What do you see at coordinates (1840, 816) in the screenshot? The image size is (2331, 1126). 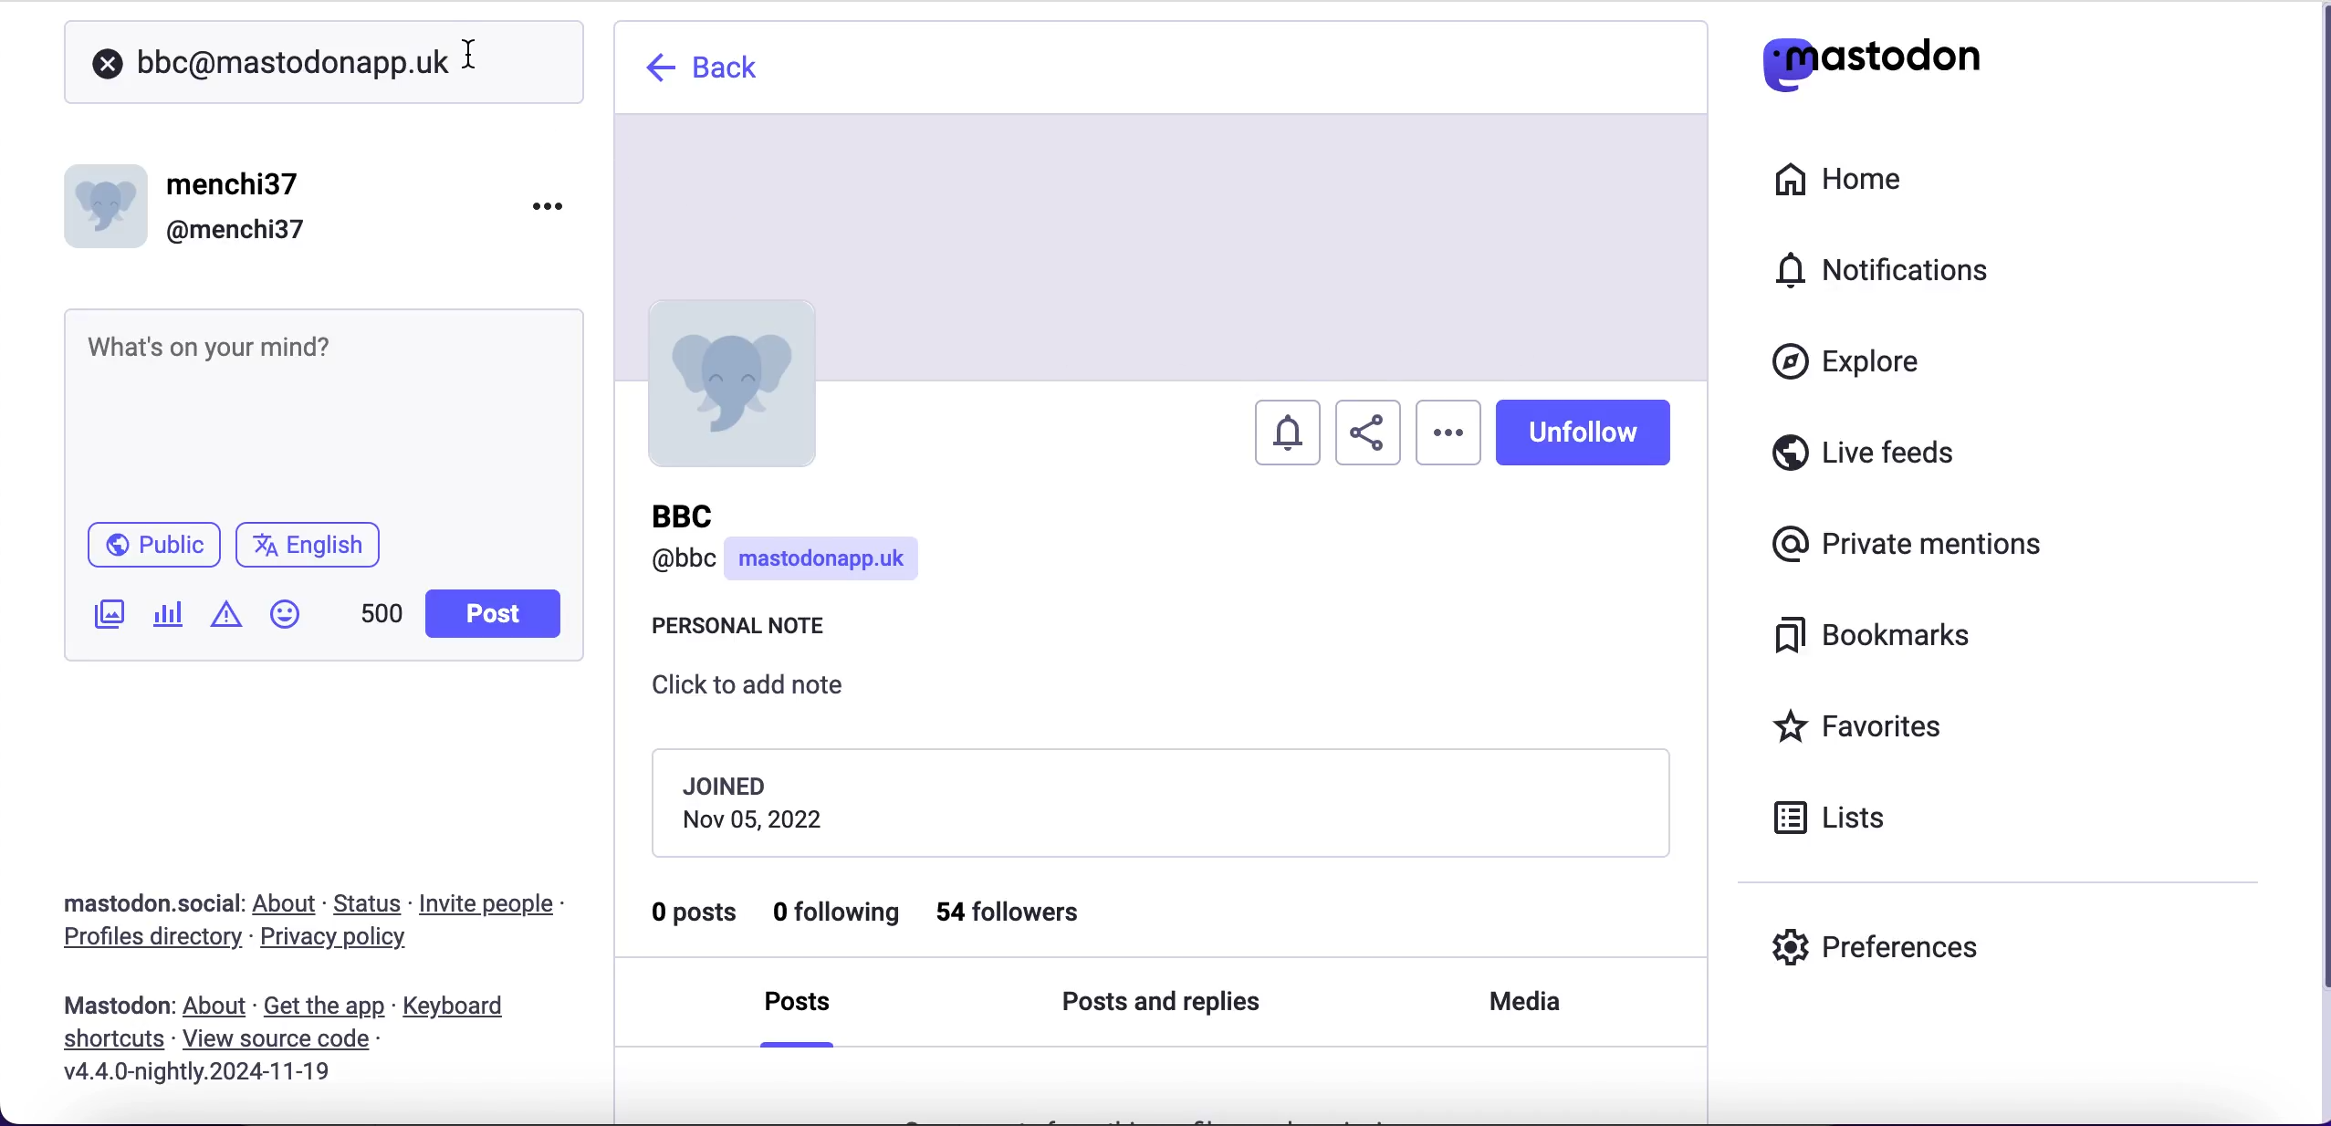 I see `lists` at bounding box center [1840, 816].